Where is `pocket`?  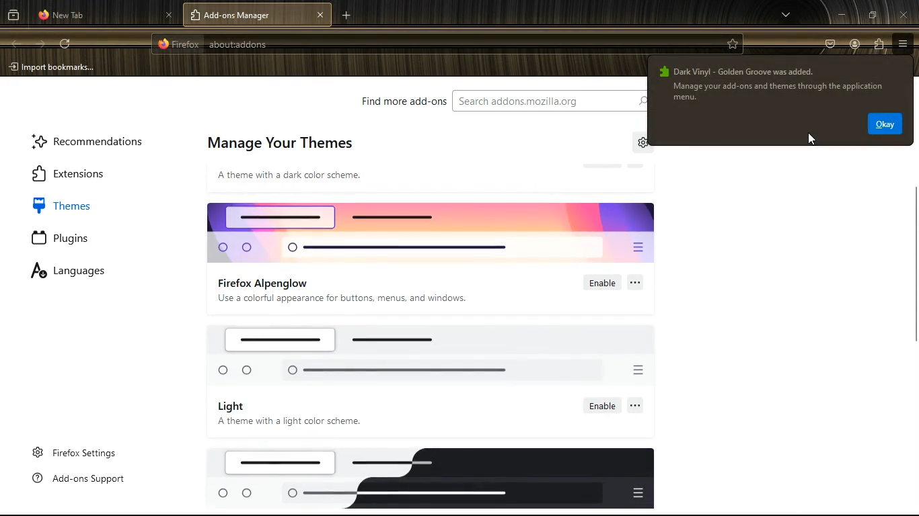 pocket is located at coordinates (832, 45).